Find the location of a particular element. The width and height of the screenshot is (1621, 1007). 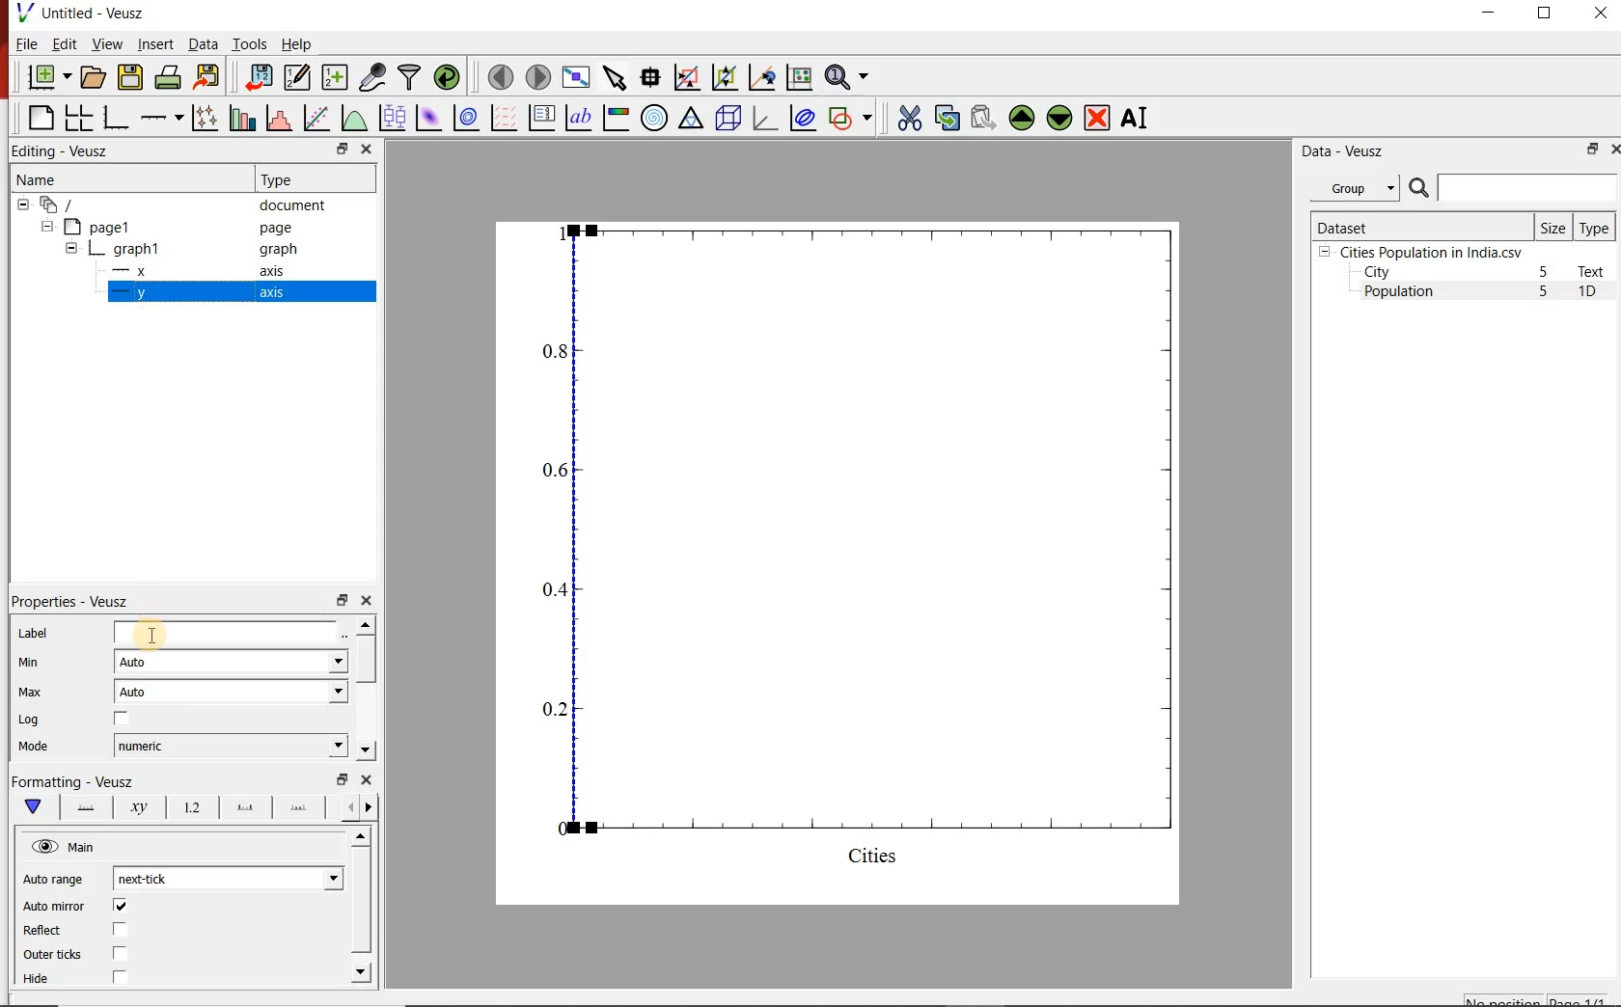

Name is located at coordinates (109, 178).